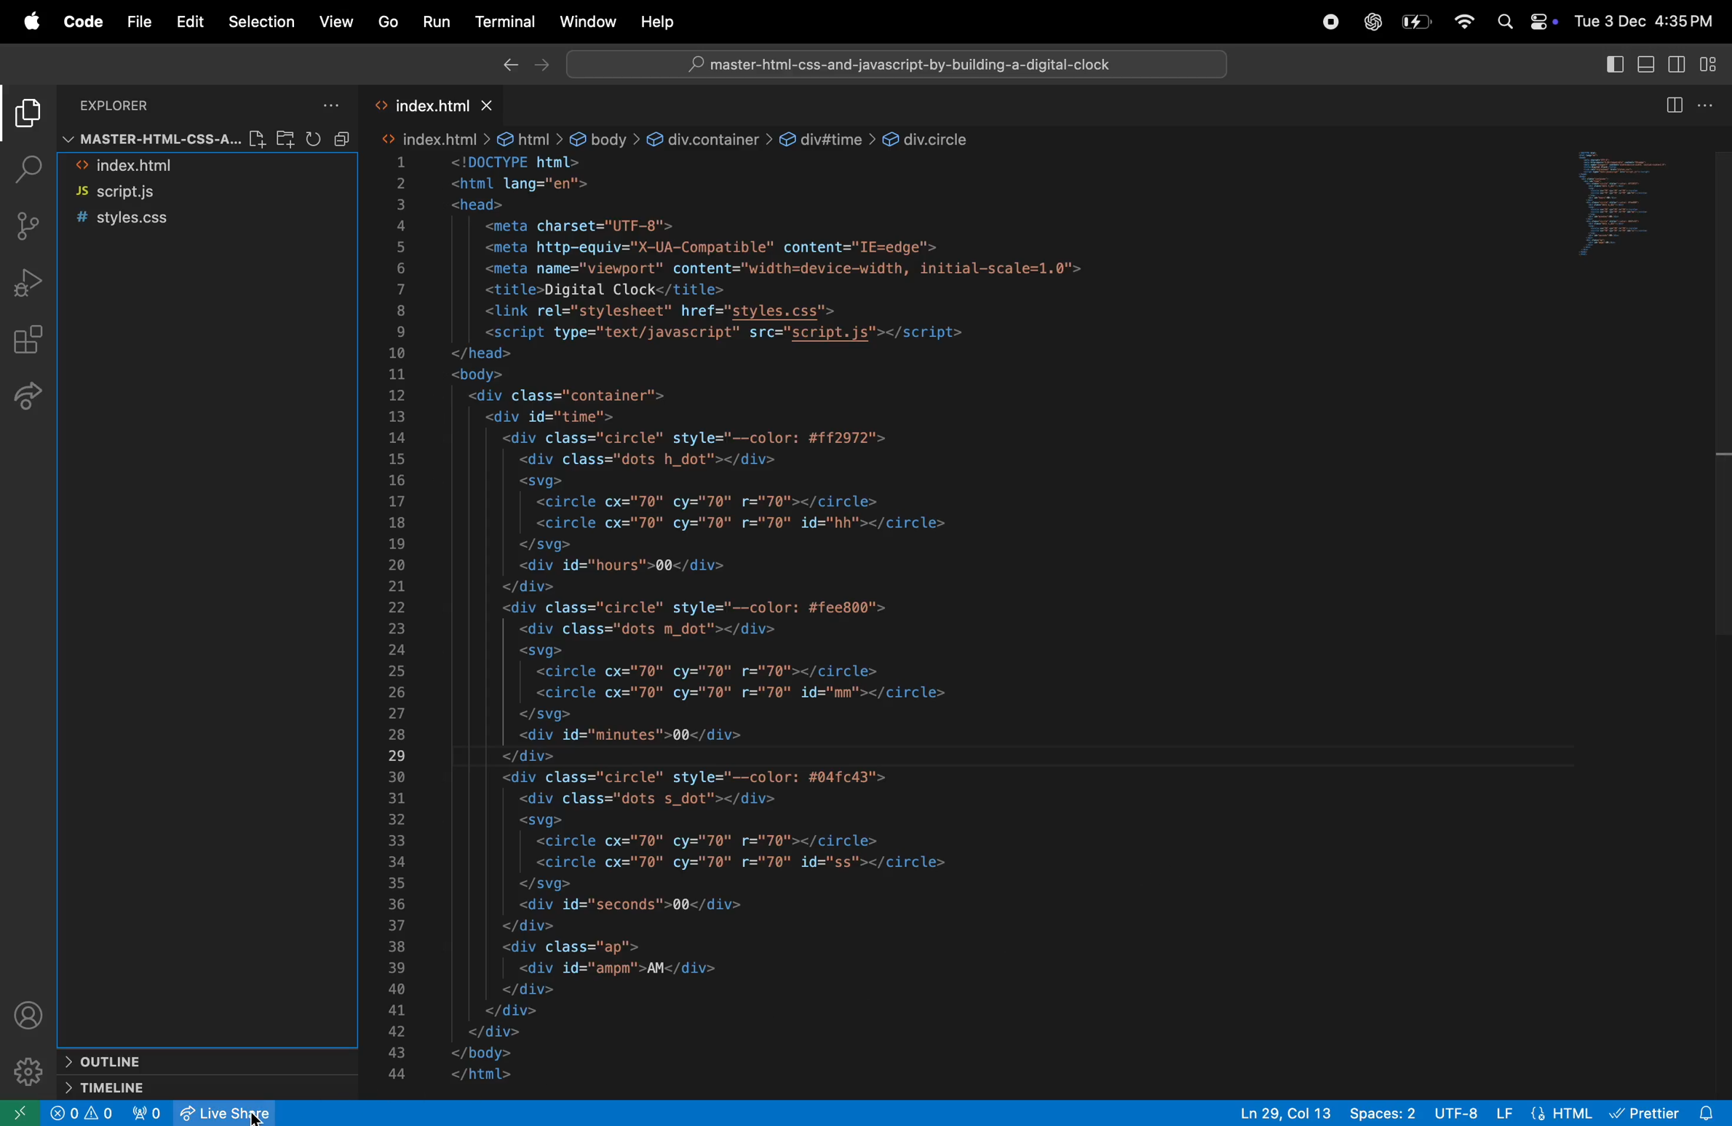 The image size is (1732, 1126). Describe the element at coordinates (188, 21) in the screenshot. I see `edit` at that location.